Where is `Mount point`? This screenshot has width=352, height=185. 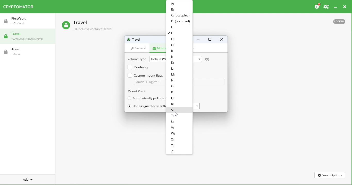
Mount point is located at coordinates (143, 91).